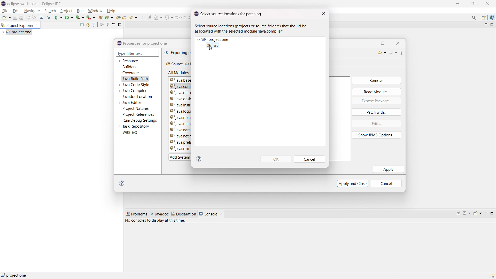 This screenshot has height=279, width=496. What do you see at coordinates (492, 18) in the screenshot?
I see `java` at bounding box center [492, 18].